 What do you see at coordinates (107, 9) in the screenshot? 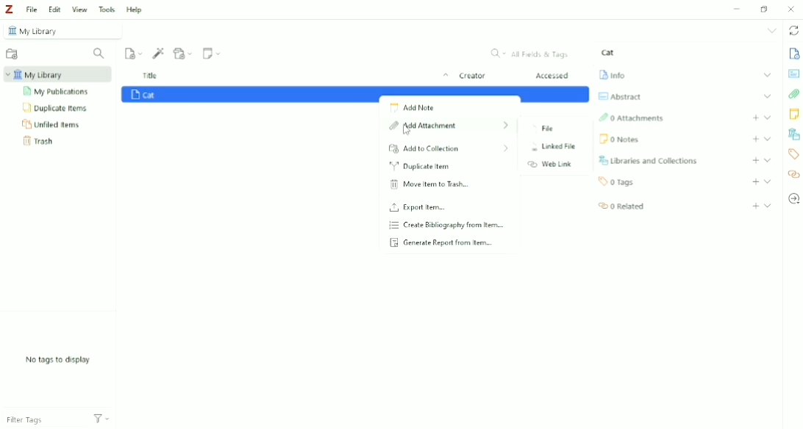
I see `Tools` at bounding box center [107, 9].